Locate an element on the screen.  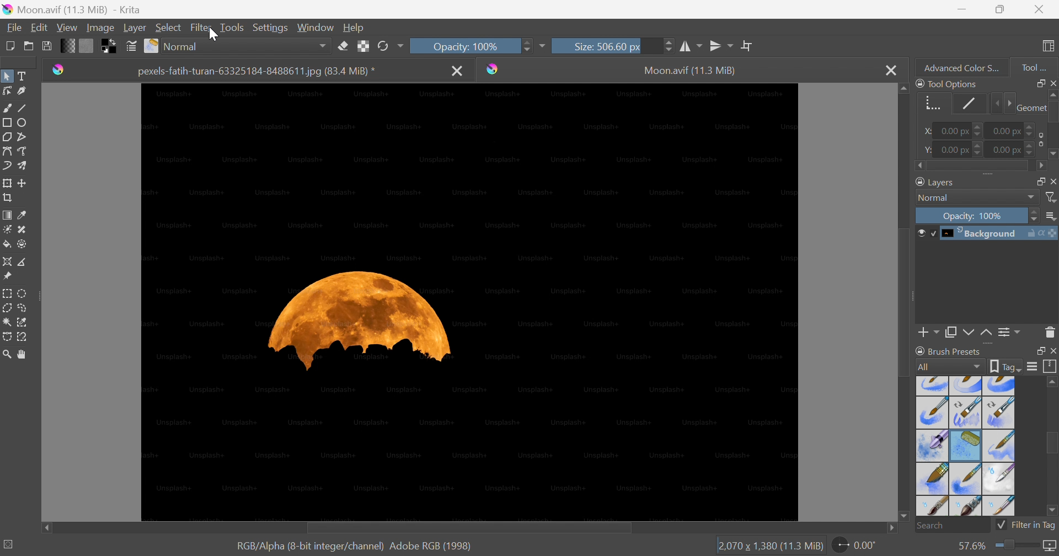
0.00 px is located at coordinates (1016, 149).